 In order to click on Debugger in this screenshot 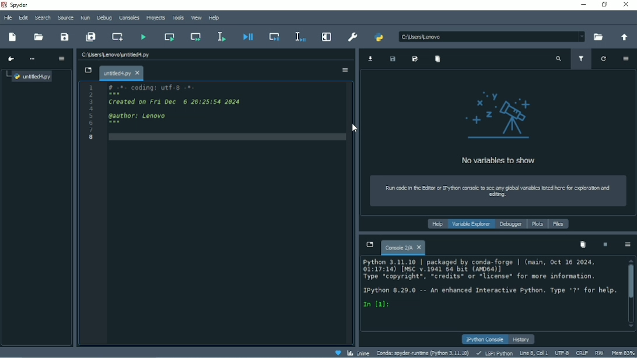, I will do `click(512, 224)`.